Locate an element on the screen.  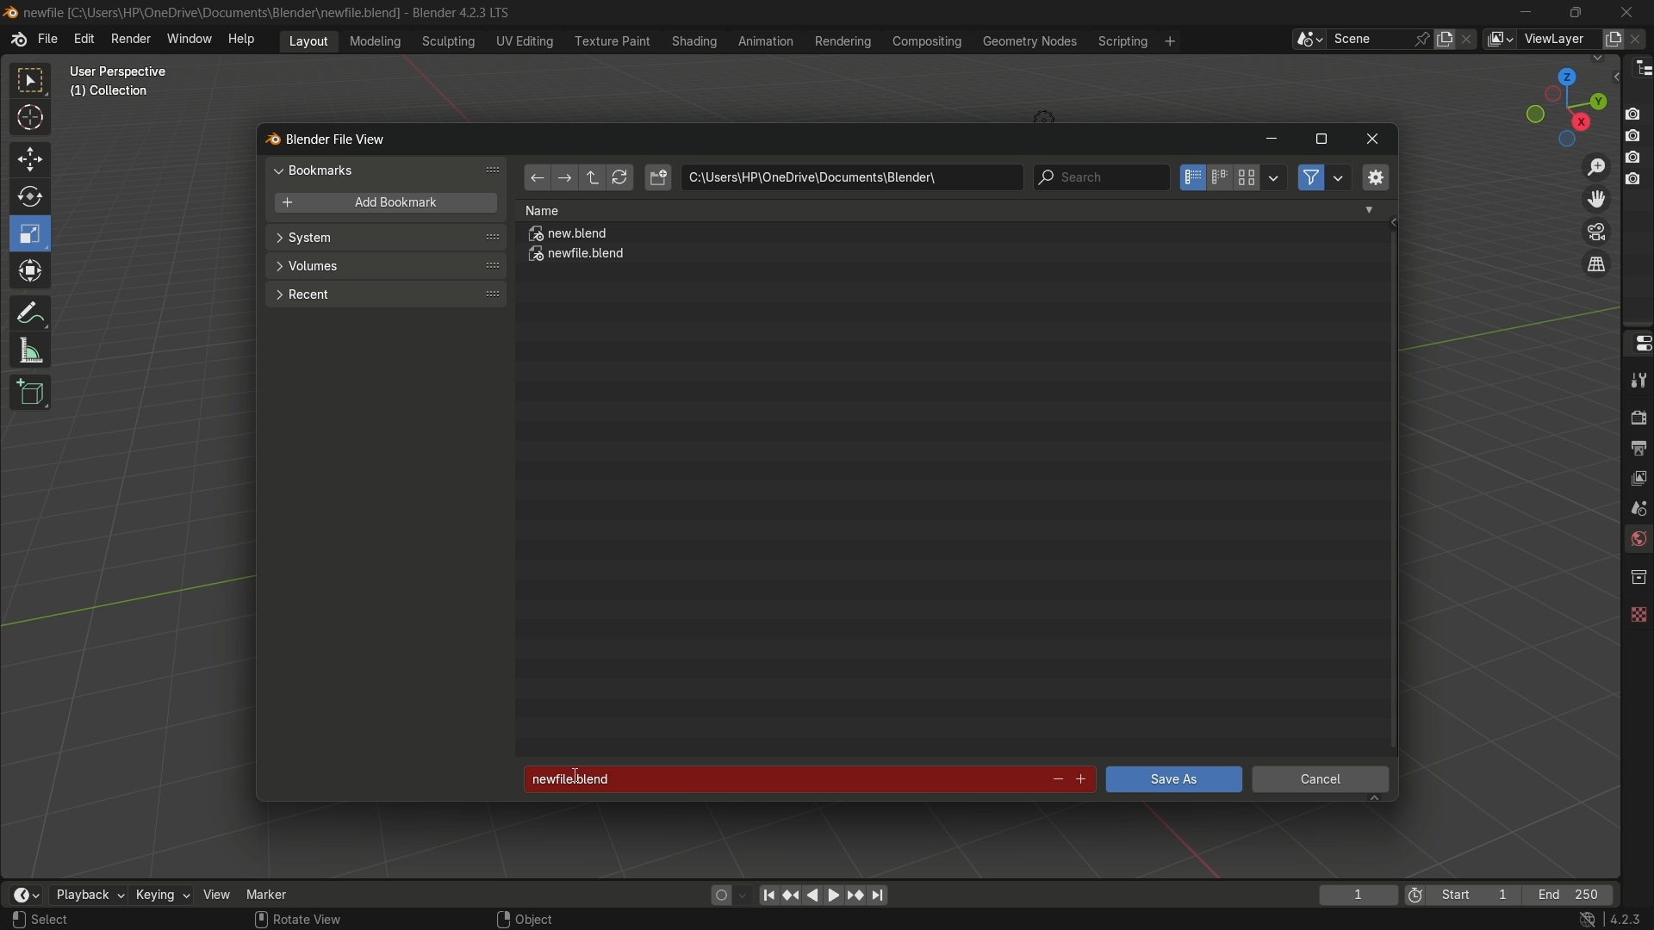
blender file view is located at coordinates (339, 138).